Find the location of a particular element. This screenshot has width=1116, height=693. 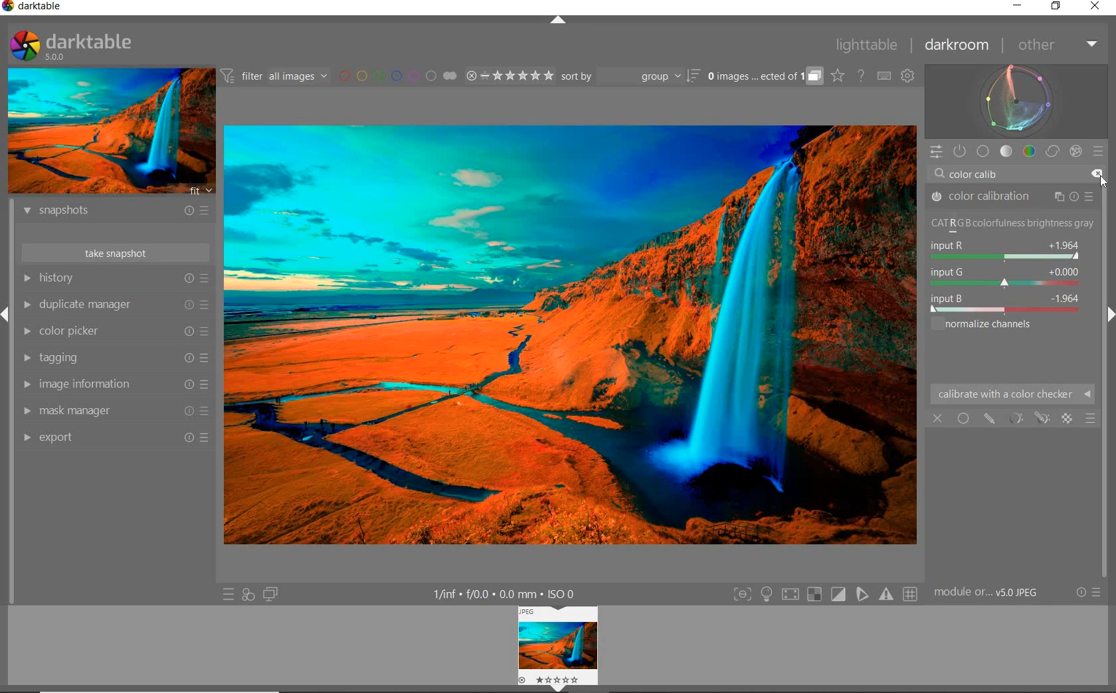

EXPAND GROUPED IMAGES is located at coordinates (765, 76).